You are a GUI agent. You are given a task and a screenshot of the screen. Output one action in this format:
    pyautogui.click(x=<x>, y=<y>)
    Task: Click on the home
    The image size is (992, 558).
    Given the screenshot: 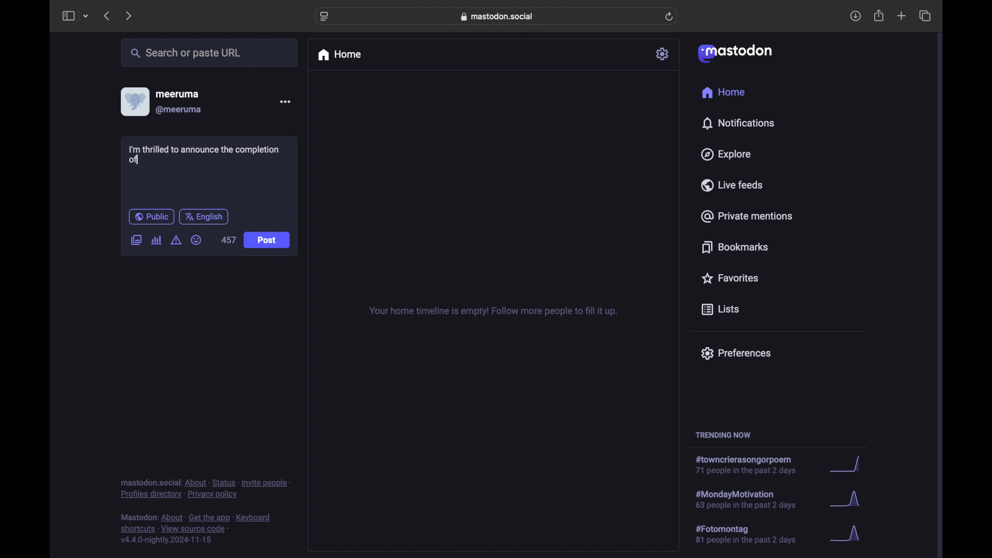 What is the action you would take?
    pyautogui.click(x=724, y=92)
    